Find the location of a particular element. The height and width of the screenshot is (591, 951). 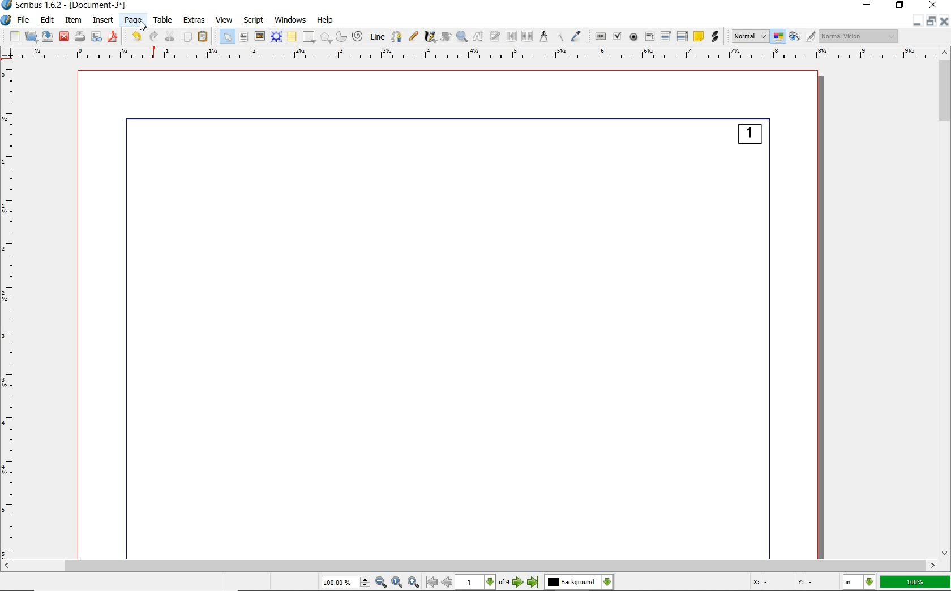

pdf combo box is located at coordinates (666, 37).